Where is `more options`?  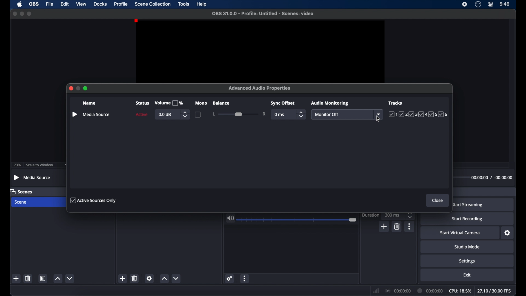
more options is located at coordinates (245, 278).